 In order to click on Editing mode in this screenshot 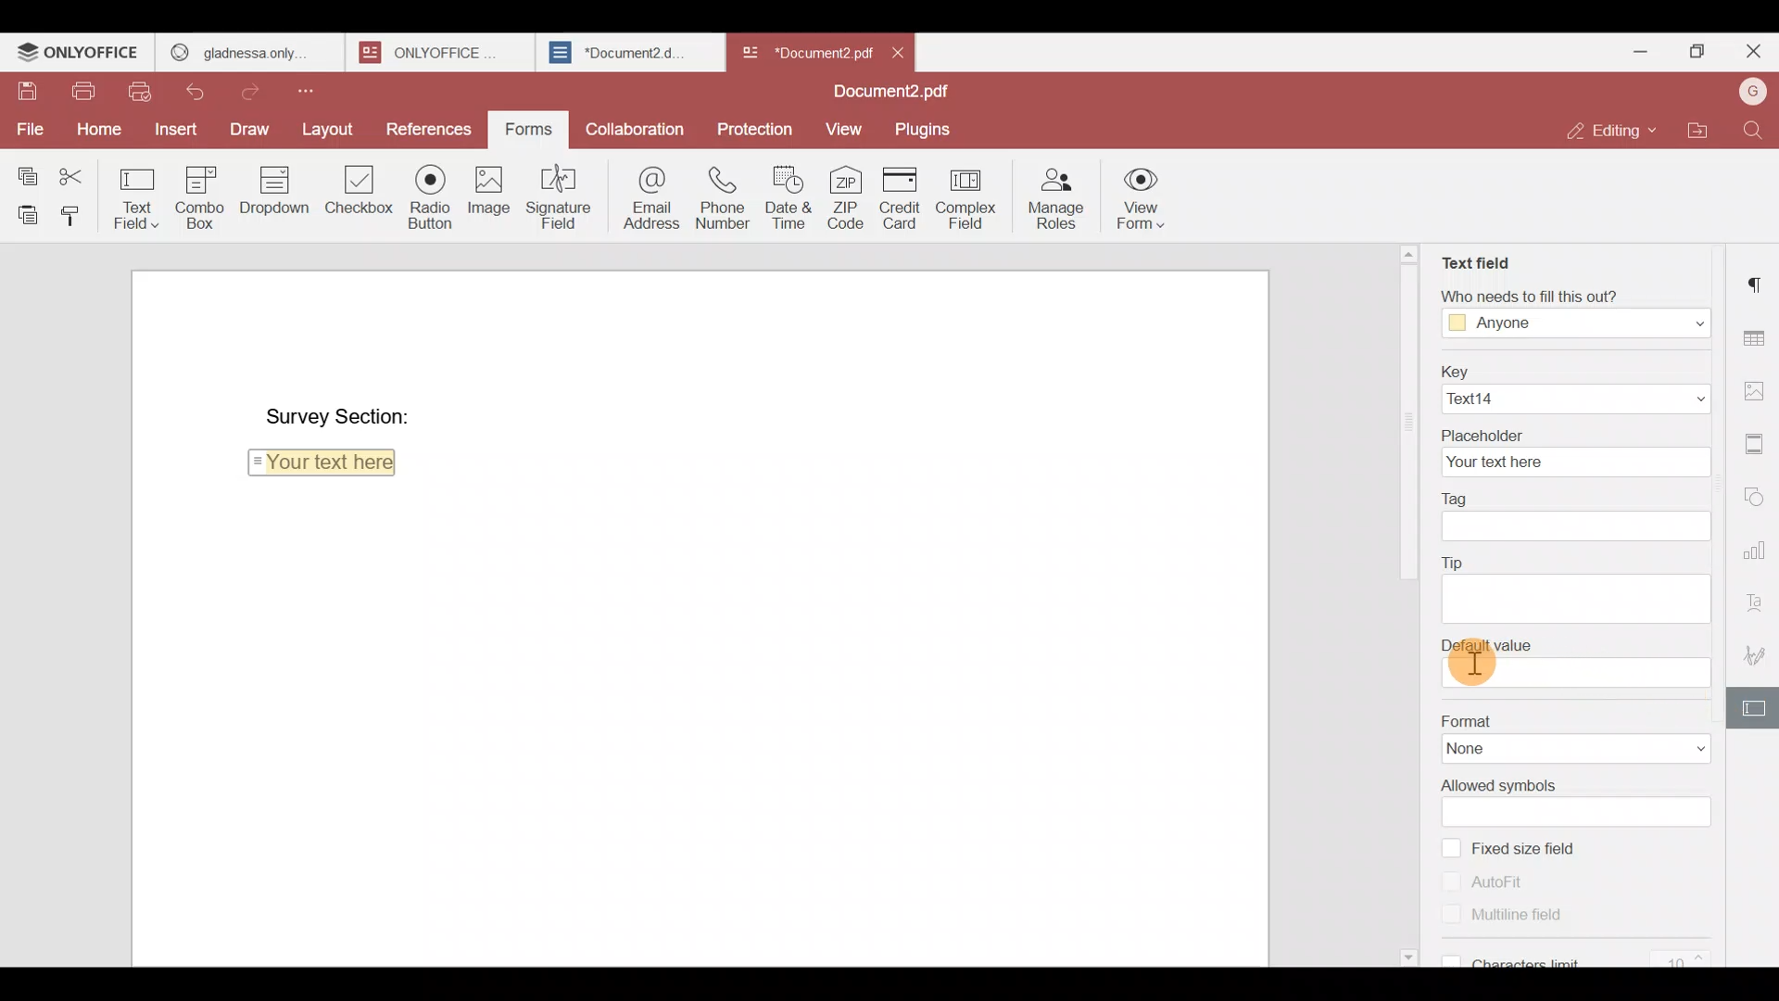, I will do `click(1614, 125)`.